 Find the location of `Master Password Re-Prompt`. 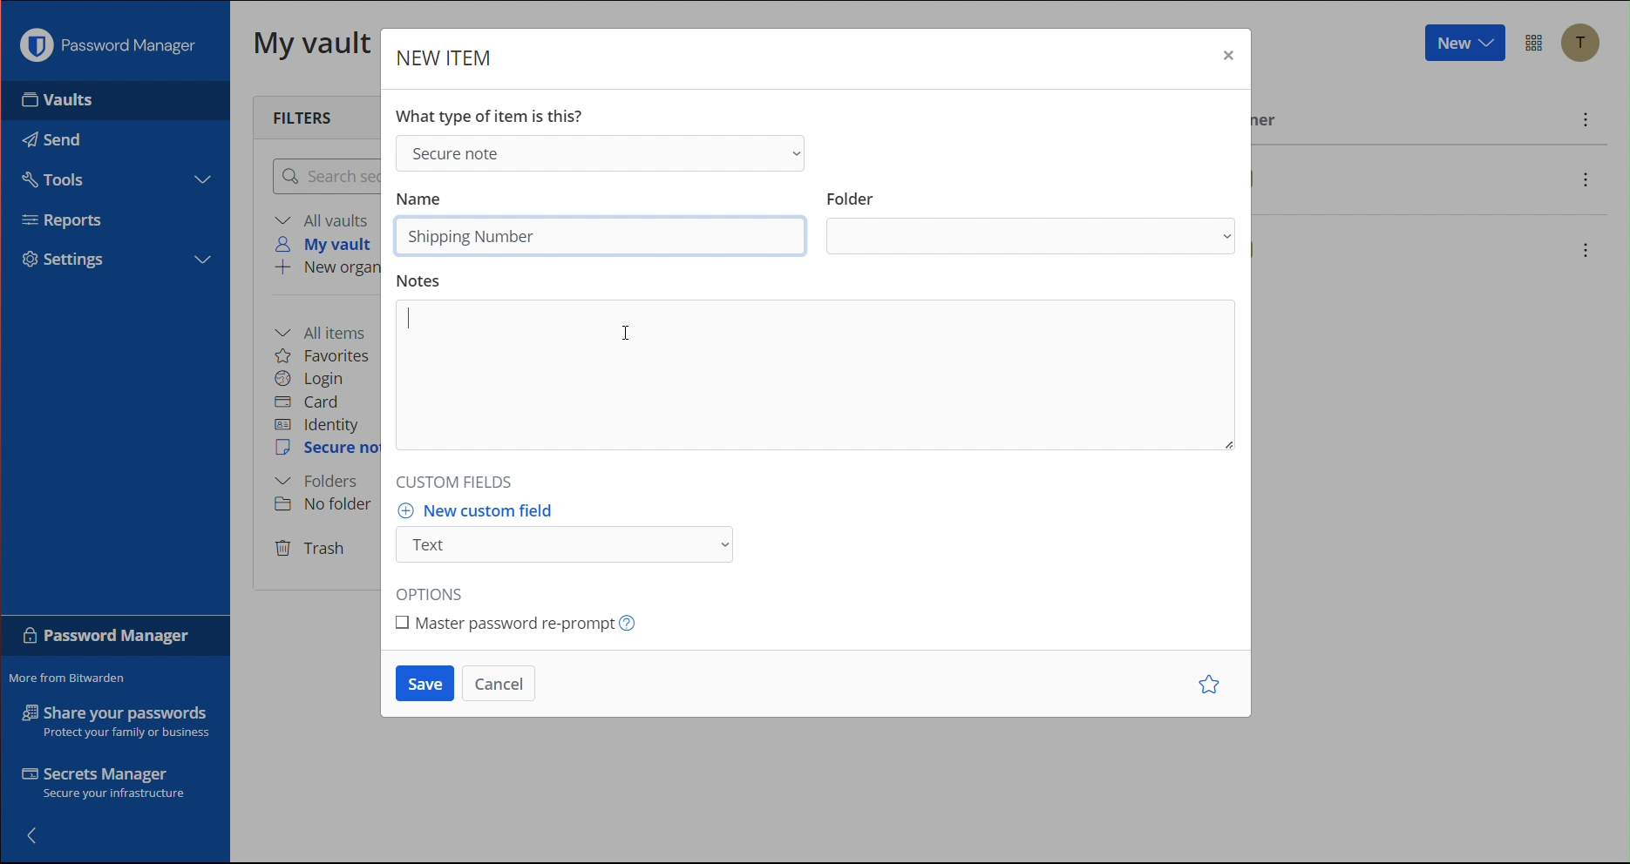

Master Password Re-Prompt is located at coordinates (530, 628).